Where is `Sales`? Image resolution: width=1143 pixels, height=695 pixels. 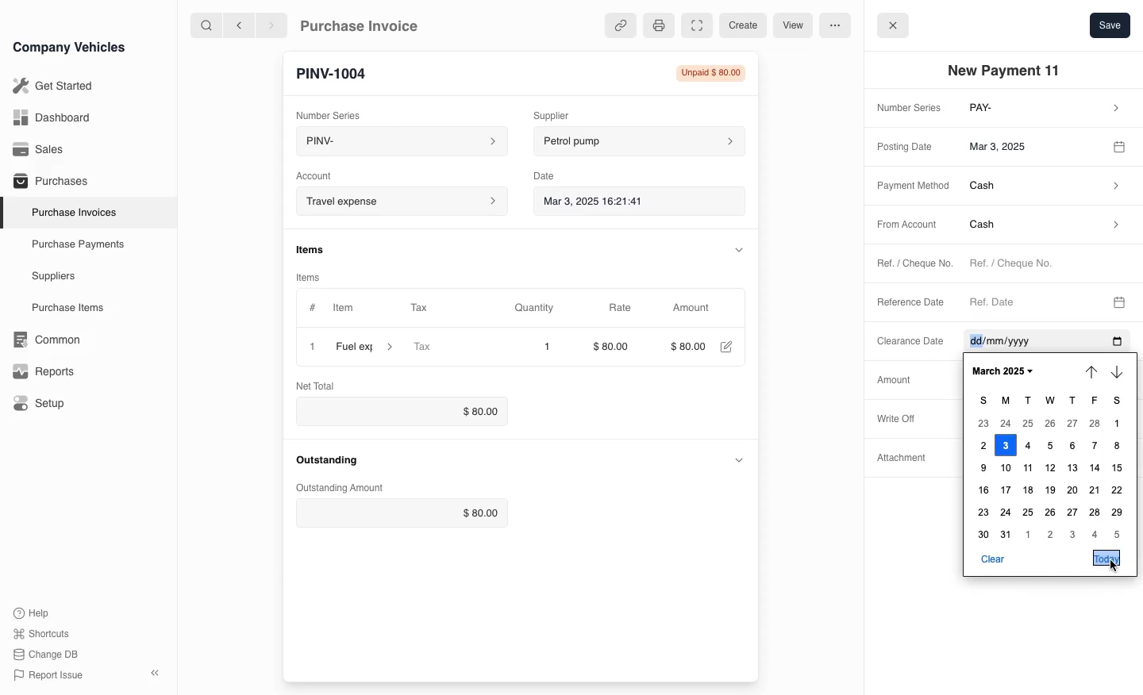 Sales is located at coordinates (39, 149).